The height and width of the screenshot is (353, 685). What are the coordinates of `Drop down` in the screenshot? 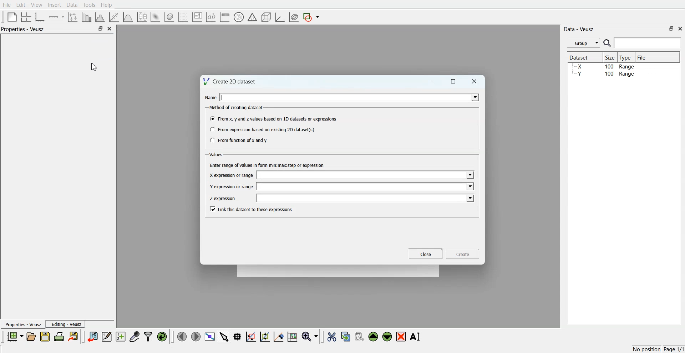 It's located at (469, 175).